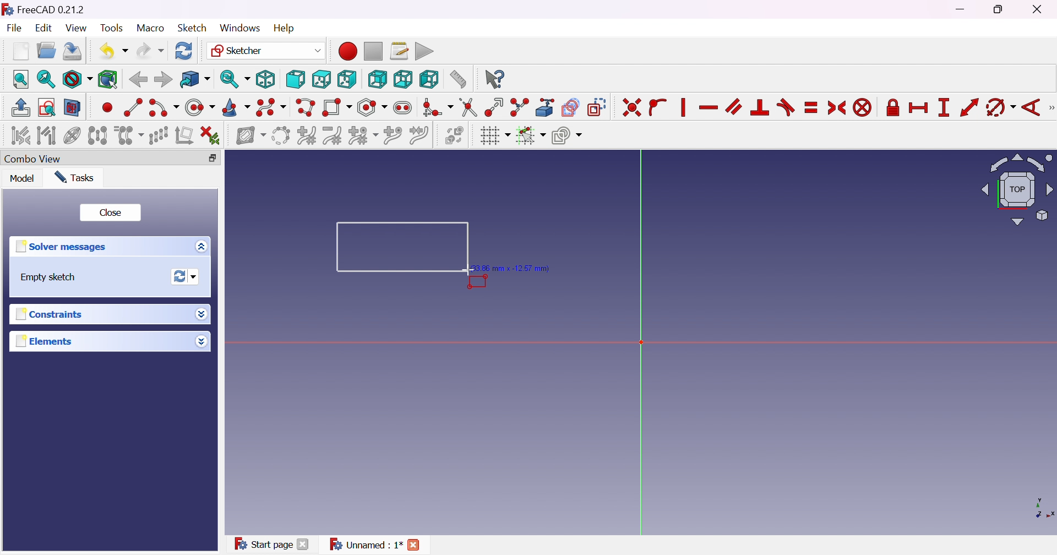  I want to click on Constrain arc or circle, so click(1000, 108).